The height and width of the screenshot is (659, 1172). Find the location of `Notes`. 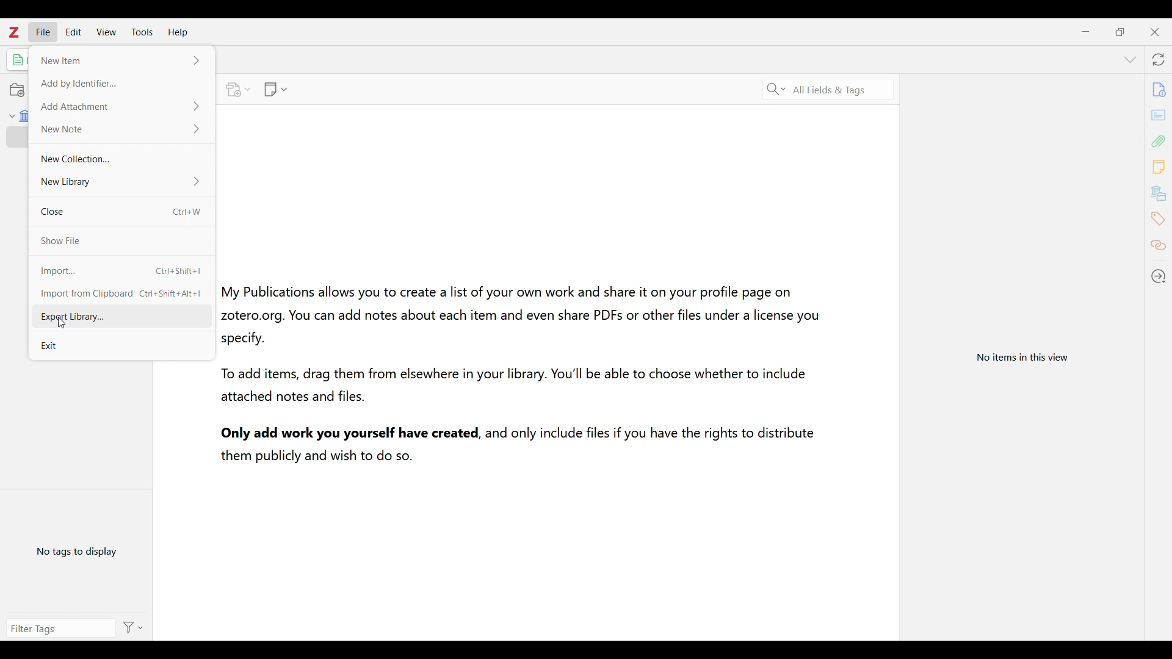

Notes is located at coordinates (1159, 167).